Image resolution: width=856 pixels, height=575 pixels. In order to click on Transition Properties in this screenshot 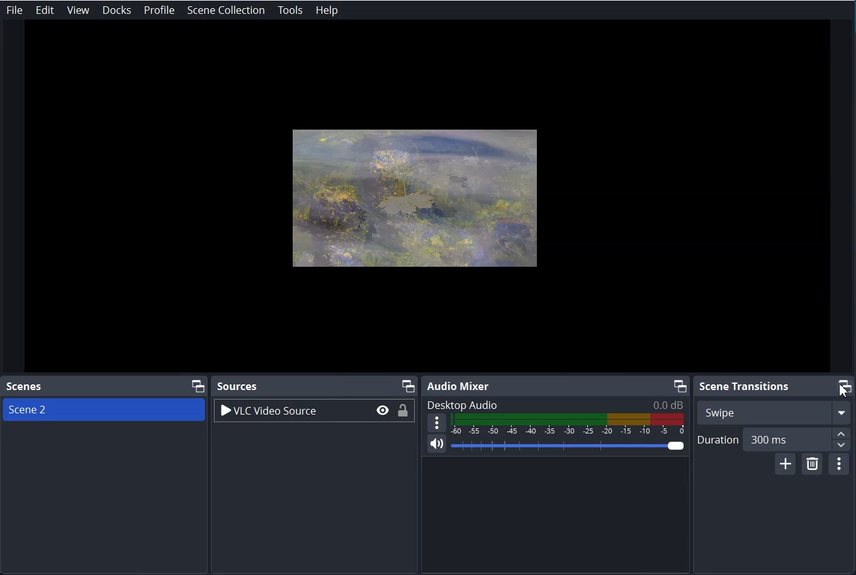, I will do `click(843, 467)`.